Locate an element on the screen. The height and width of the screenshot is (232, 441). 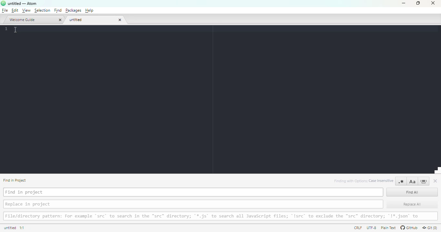
help is located at coordinates (89, 10).